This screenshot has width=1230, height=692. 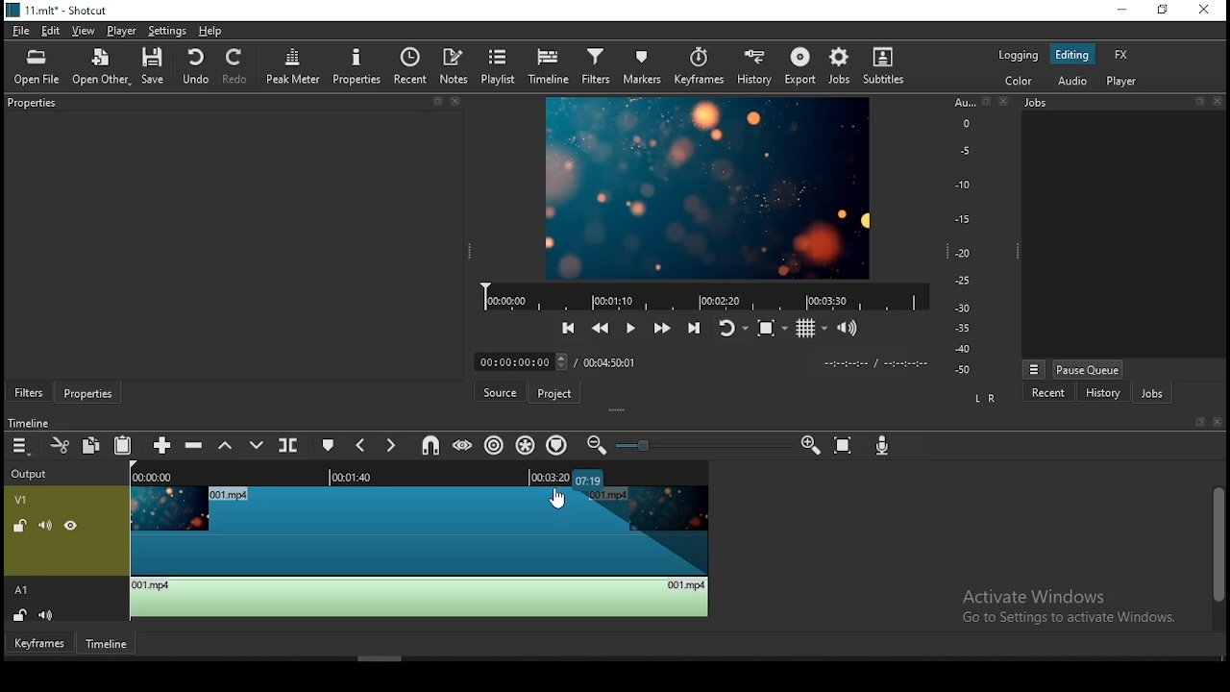 What do you see at coordinates (644, 64) in the screenshot?
I see `markers` at bounding box center [644, 64].